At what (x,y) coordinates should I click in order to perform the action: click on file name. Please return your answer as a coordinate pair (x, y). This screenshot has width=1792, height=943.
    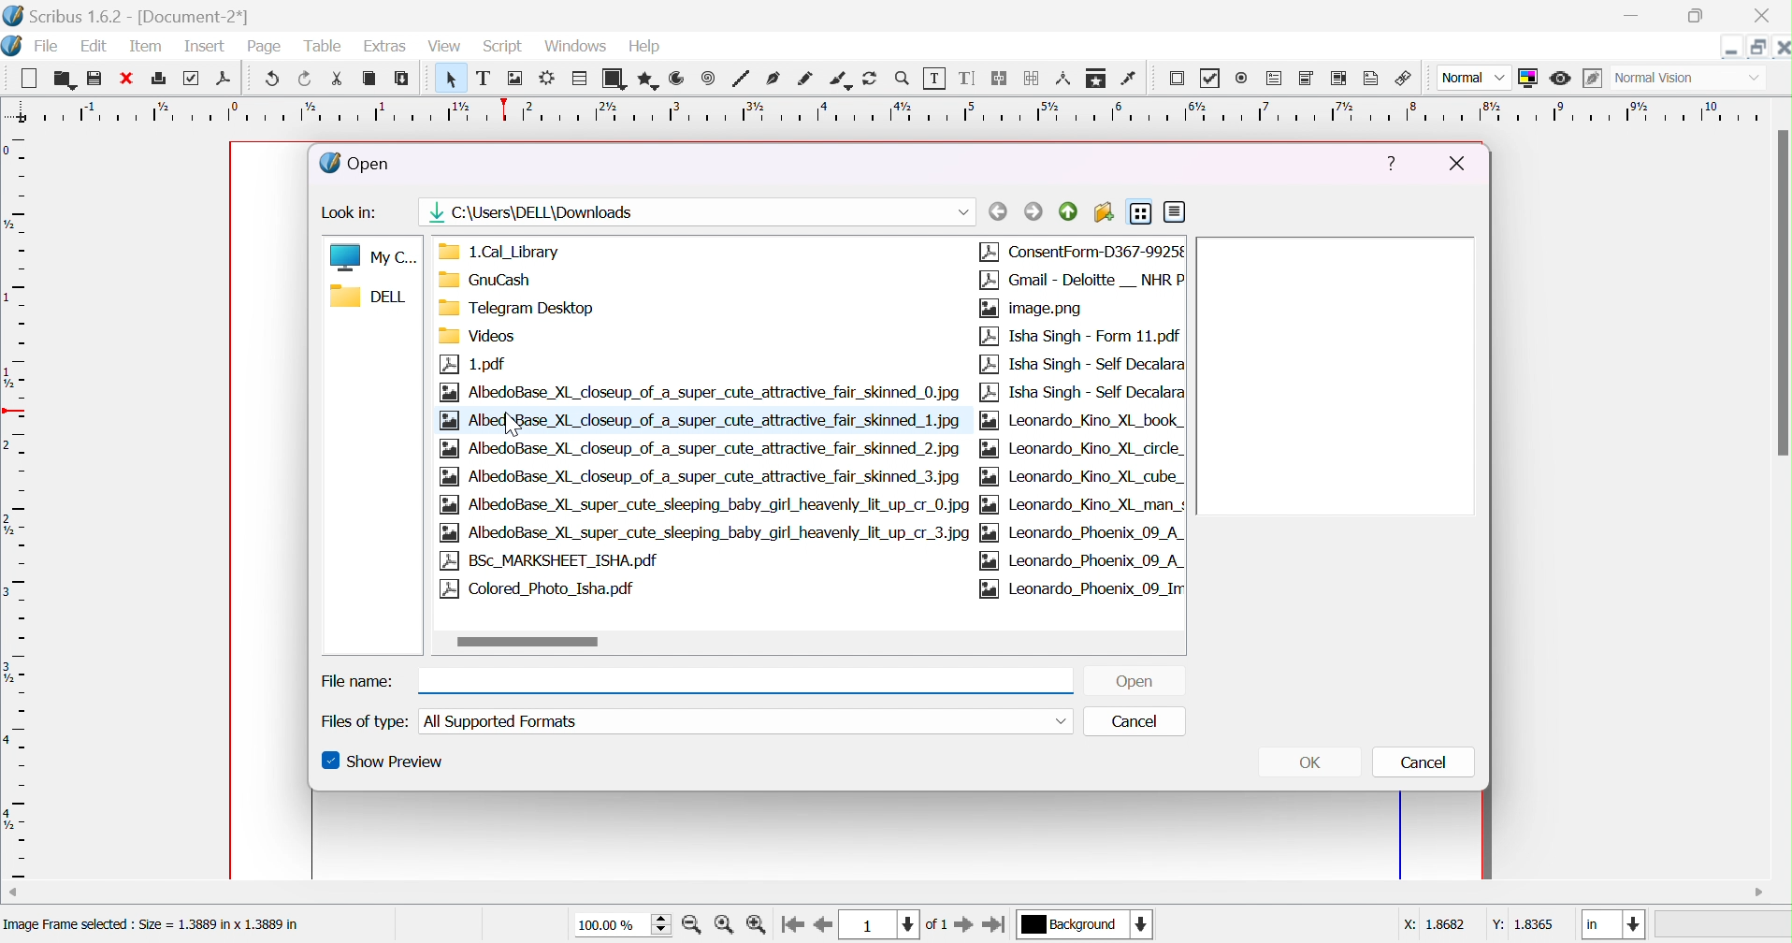
    Looking at the image, I should click on (742, 680).